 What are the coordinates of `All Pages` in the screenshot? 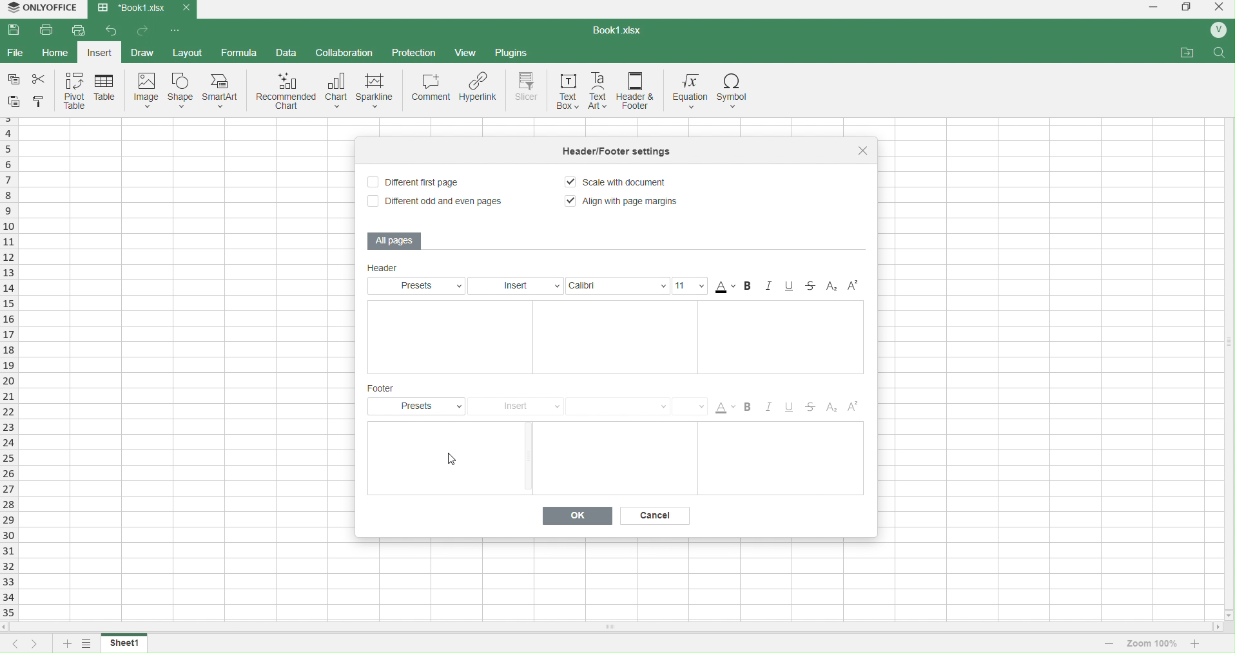 It's located at (396, 240).